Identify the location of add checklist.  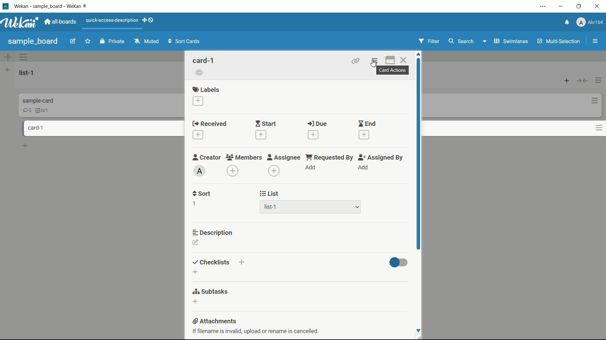
(242, 263).